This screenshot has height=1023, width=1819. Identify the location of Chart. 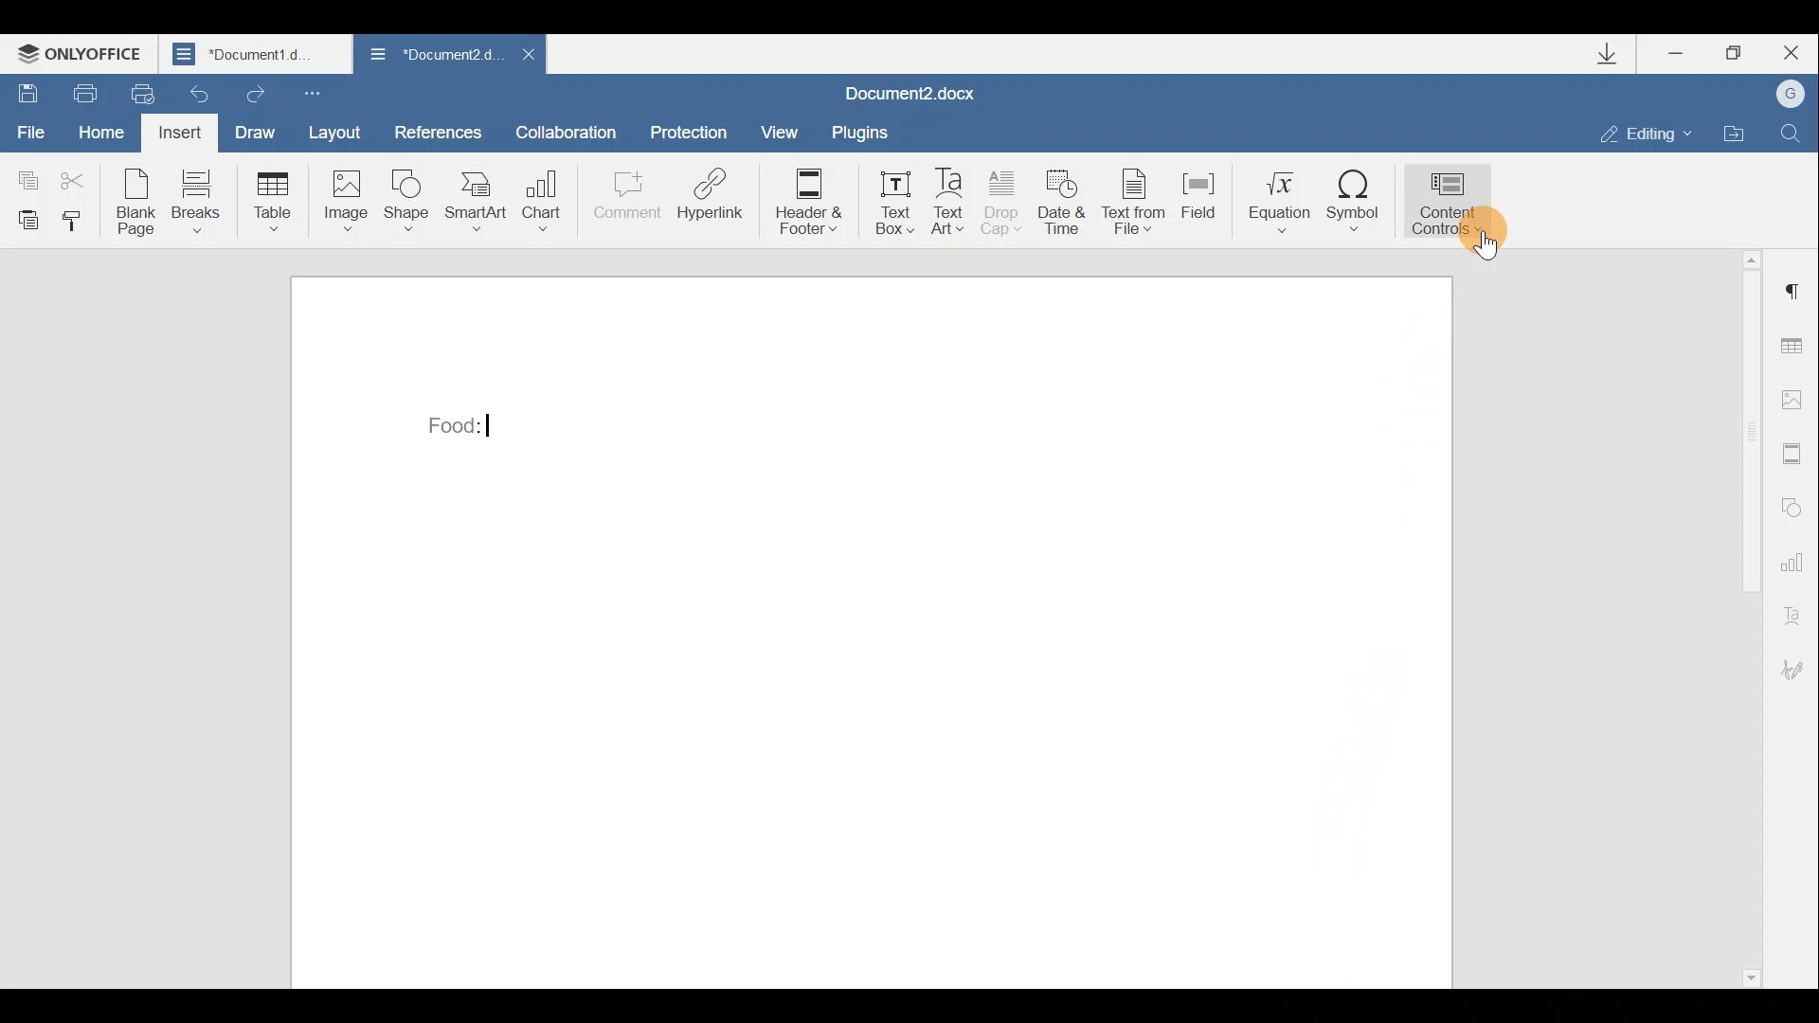
(546, 201).